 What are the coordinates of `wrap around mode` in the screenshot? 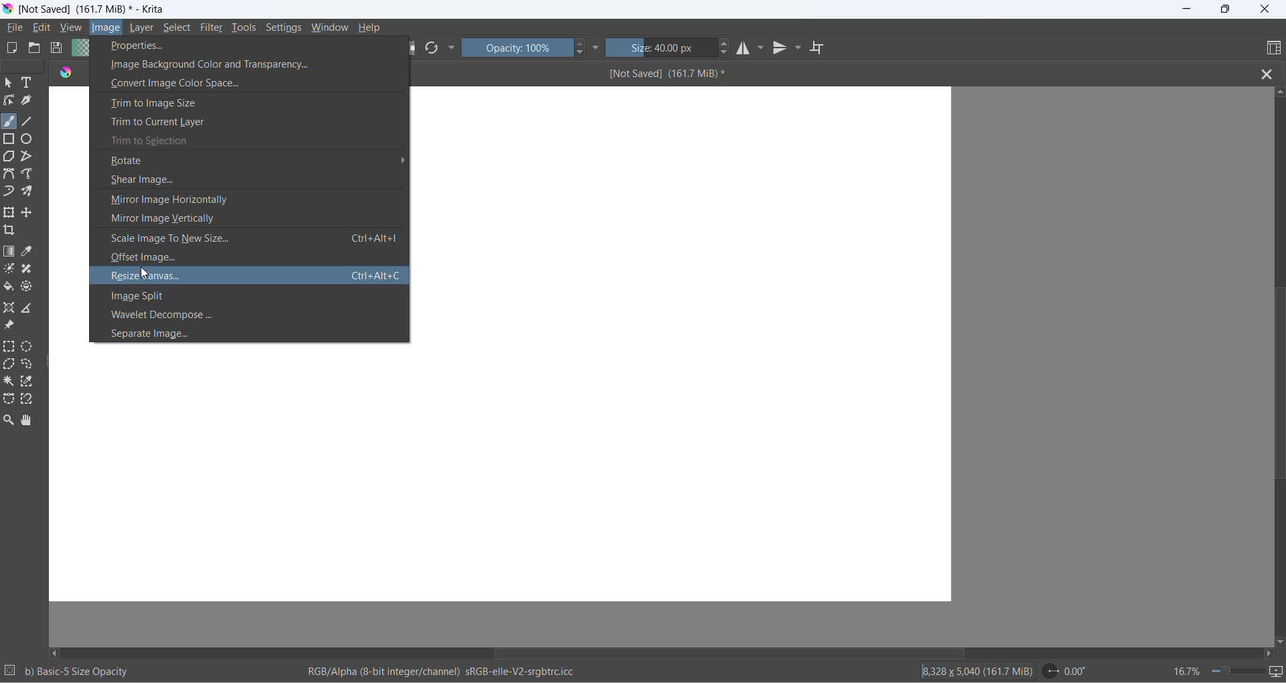 It's located at (823, 48).